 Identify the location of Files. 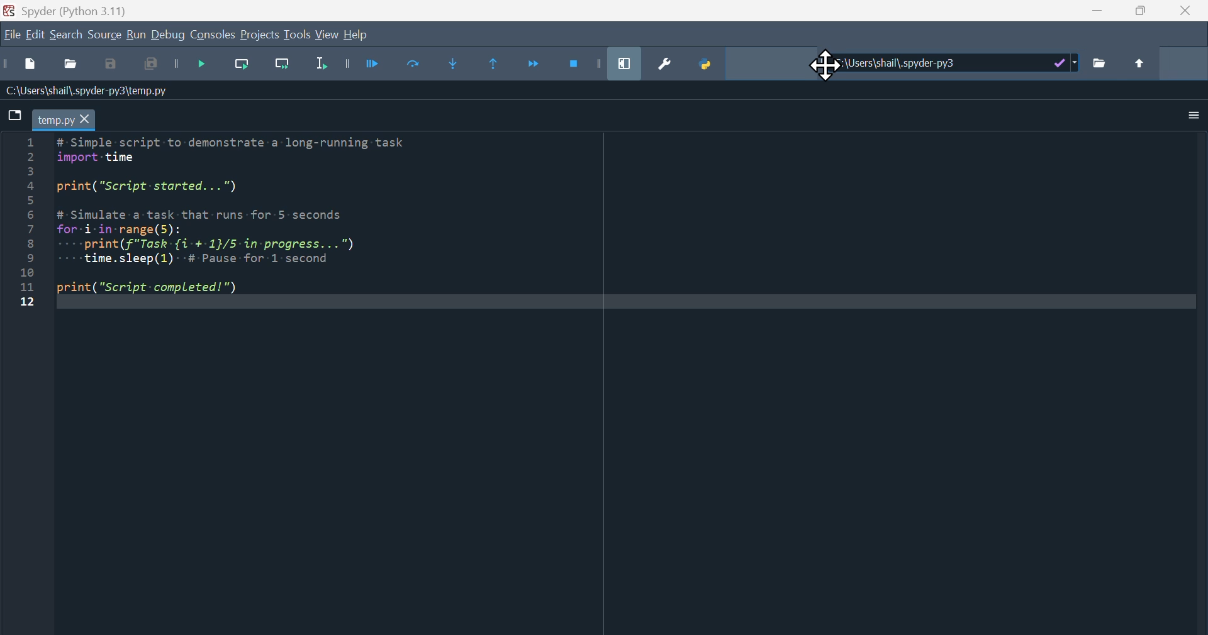
(1108, 65).